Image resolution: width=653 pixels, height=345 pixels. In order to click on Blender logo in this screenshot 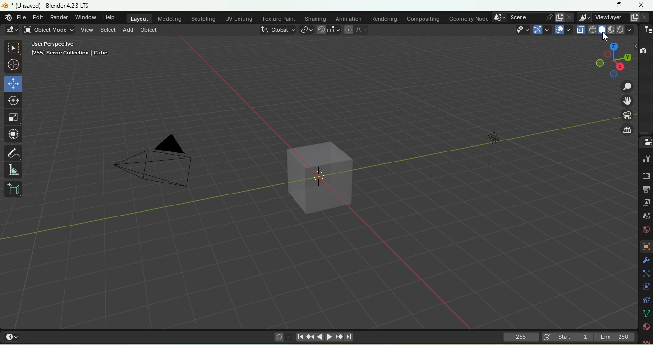, I will do `click(8, 18)`.